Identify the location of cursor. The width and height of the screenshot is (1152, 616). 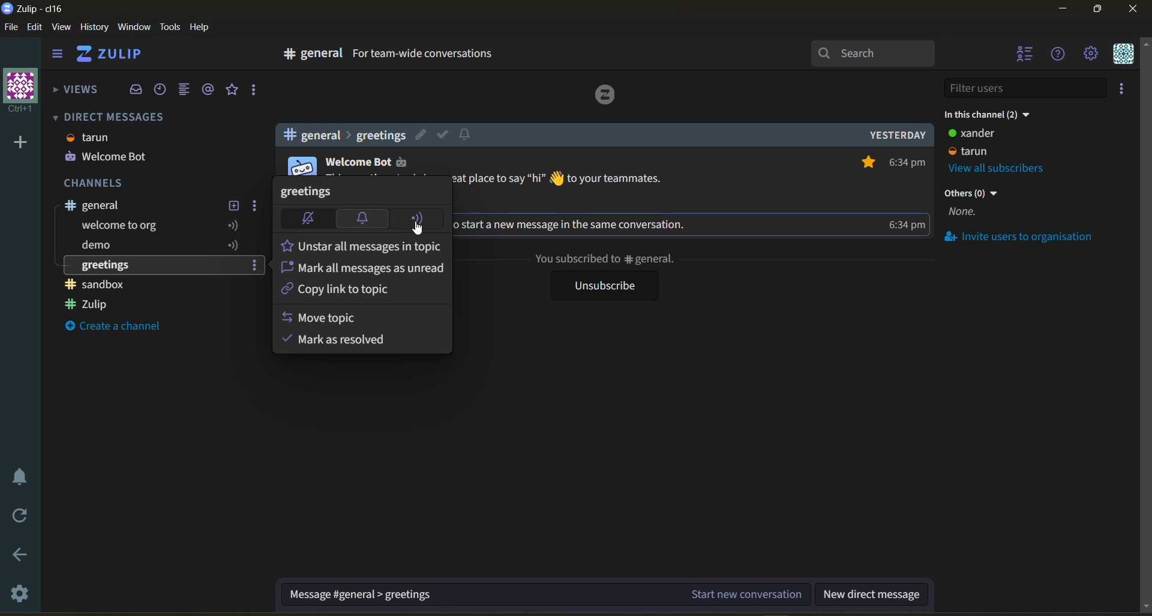
(417, 228).